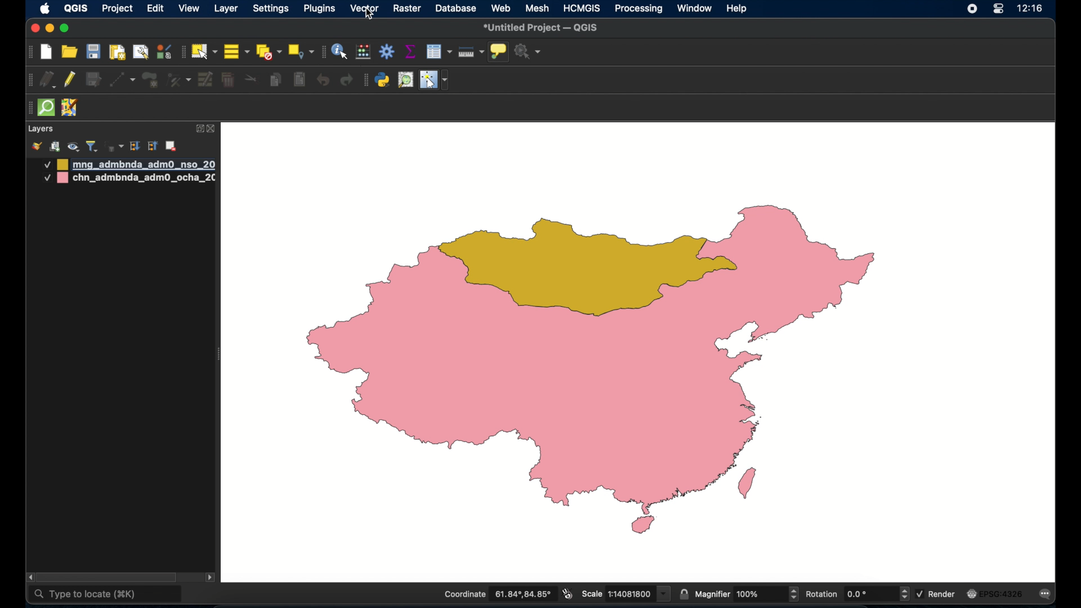  I want to click on save edits, so click(93, 80).